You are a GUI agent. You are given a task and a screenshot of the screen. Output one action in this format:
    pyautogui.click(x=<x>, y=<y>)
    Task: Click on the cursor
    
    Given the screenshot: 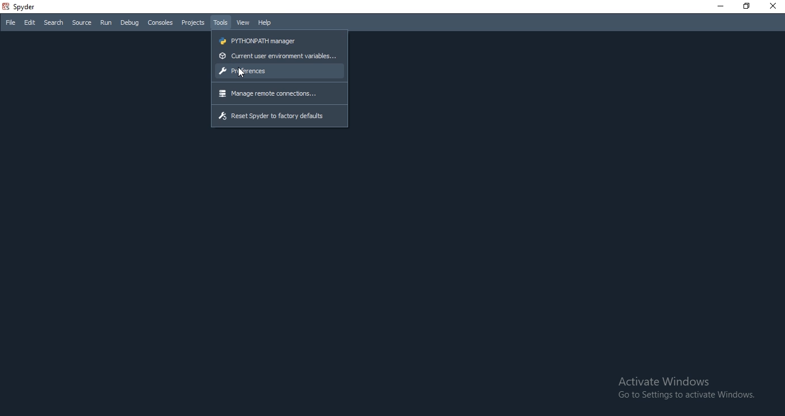 What is the action you would take?
    pyautogui.click(x=243, y=71)
    